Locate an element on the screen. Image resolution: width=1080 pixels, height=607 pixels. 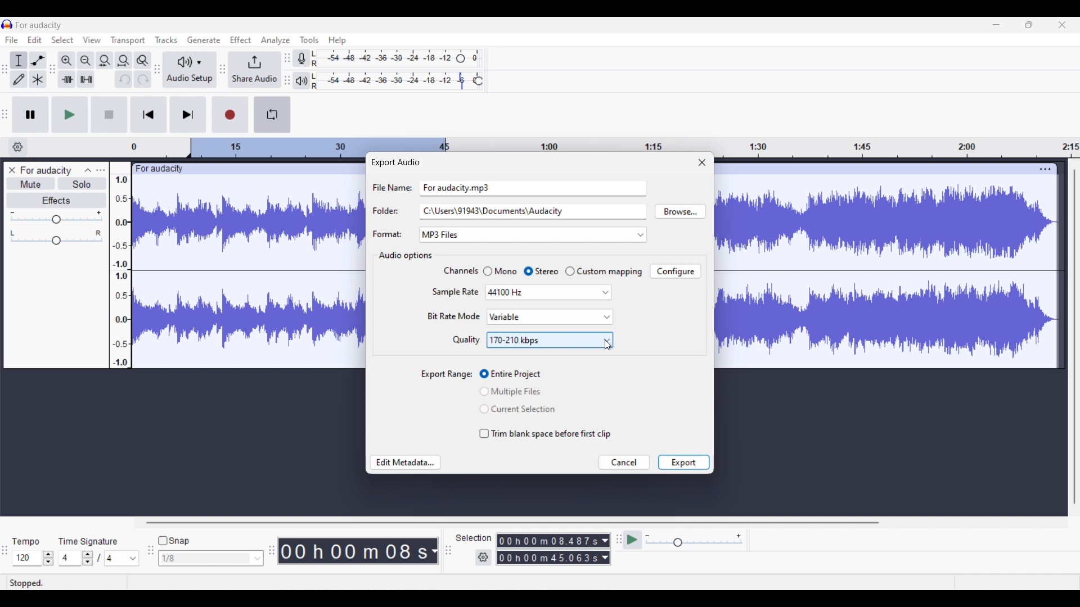
Format options to choose from is located at coordinates (555, 235).